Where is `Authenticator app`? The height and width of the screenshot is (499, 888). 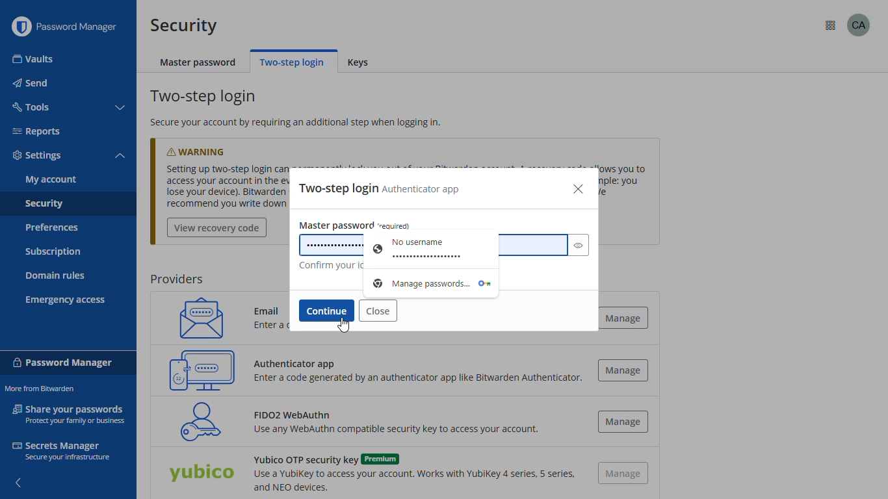 Authenticator app is located at coordinates (298, 362).